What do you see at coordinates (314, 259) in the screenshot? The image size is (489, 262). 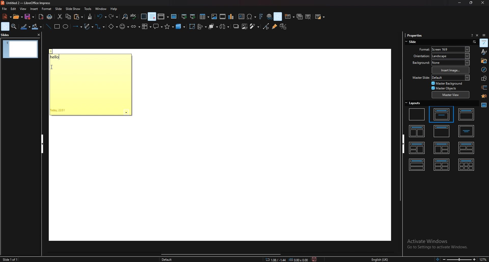 I see `click to save last change` at bounding box center [314, 259].